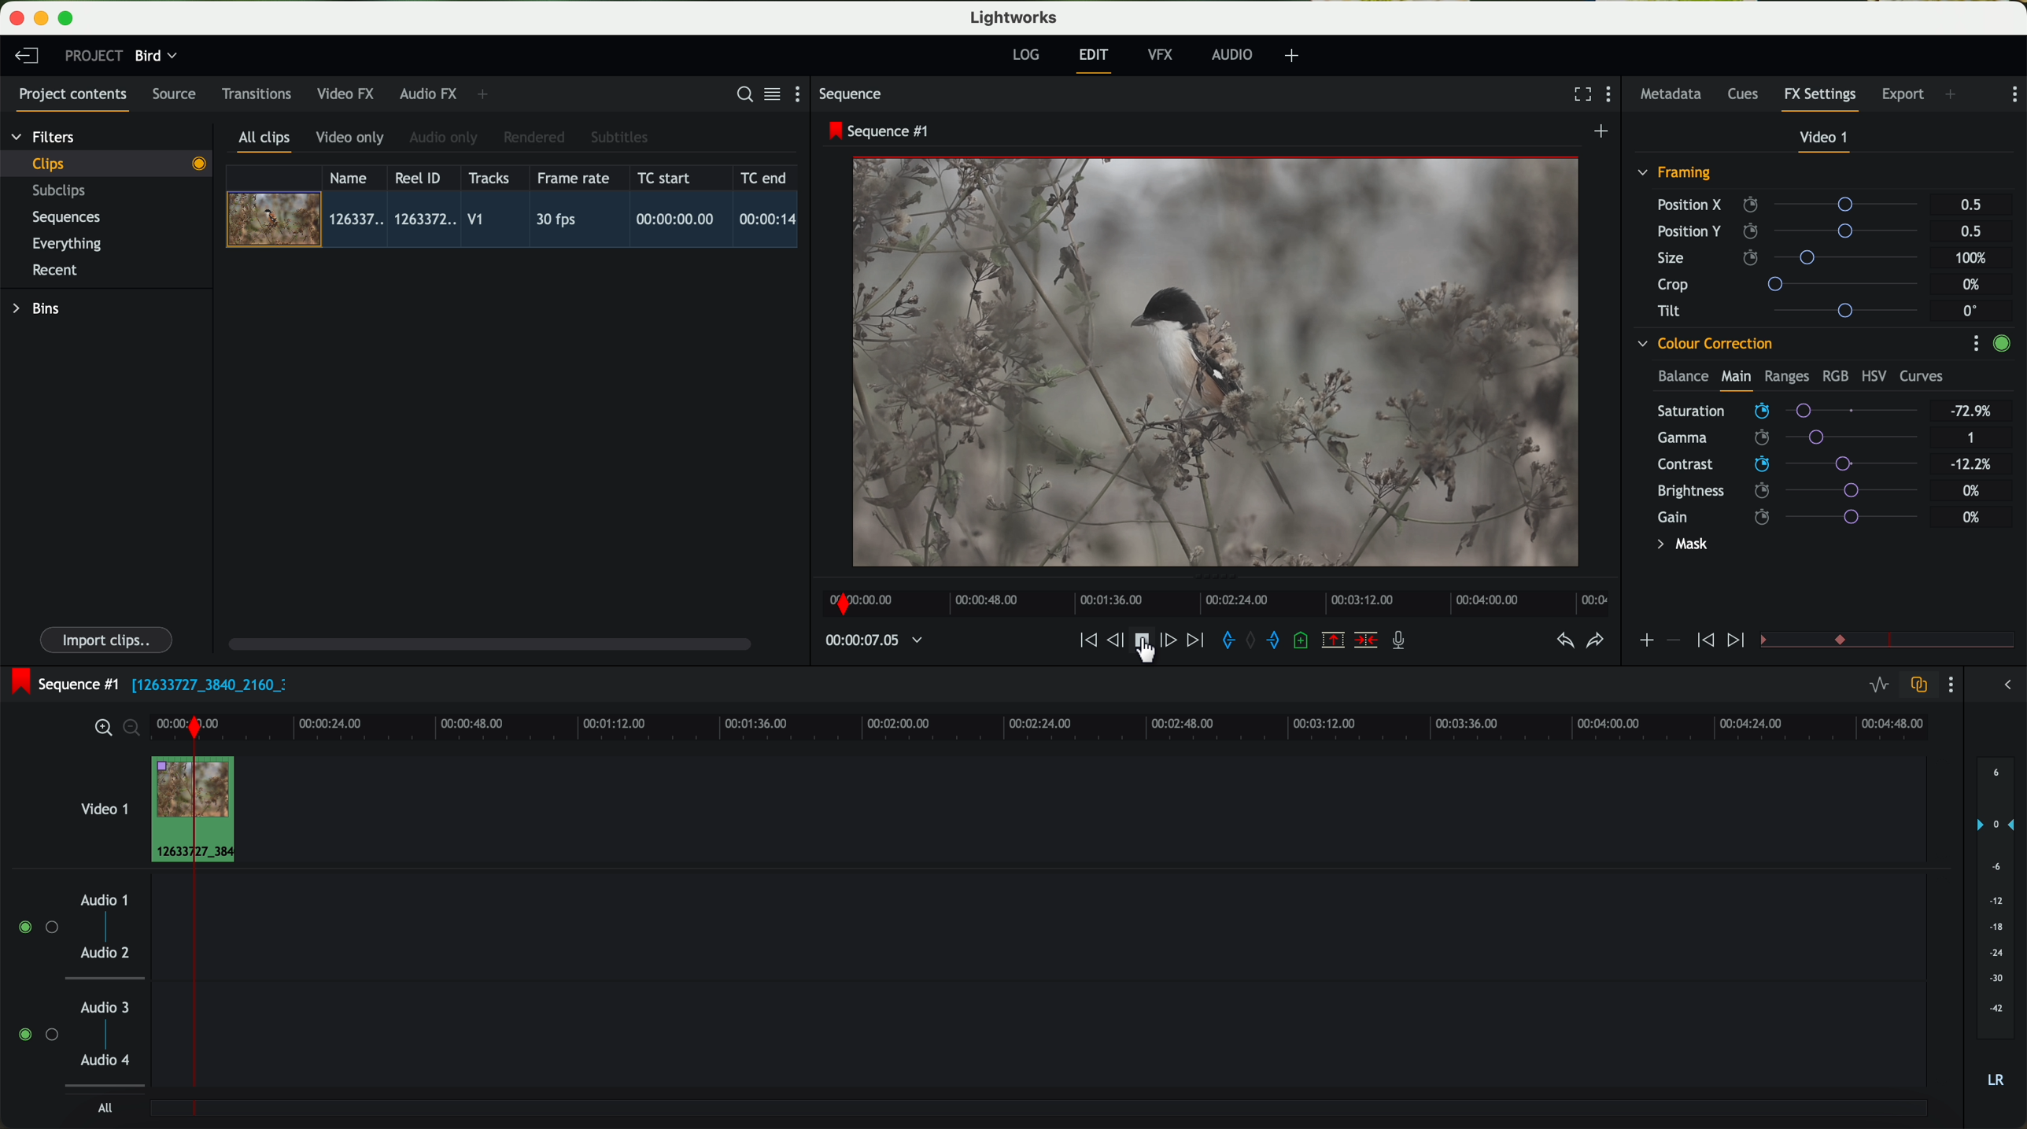  I want to click on add panel, so click(486, 94).